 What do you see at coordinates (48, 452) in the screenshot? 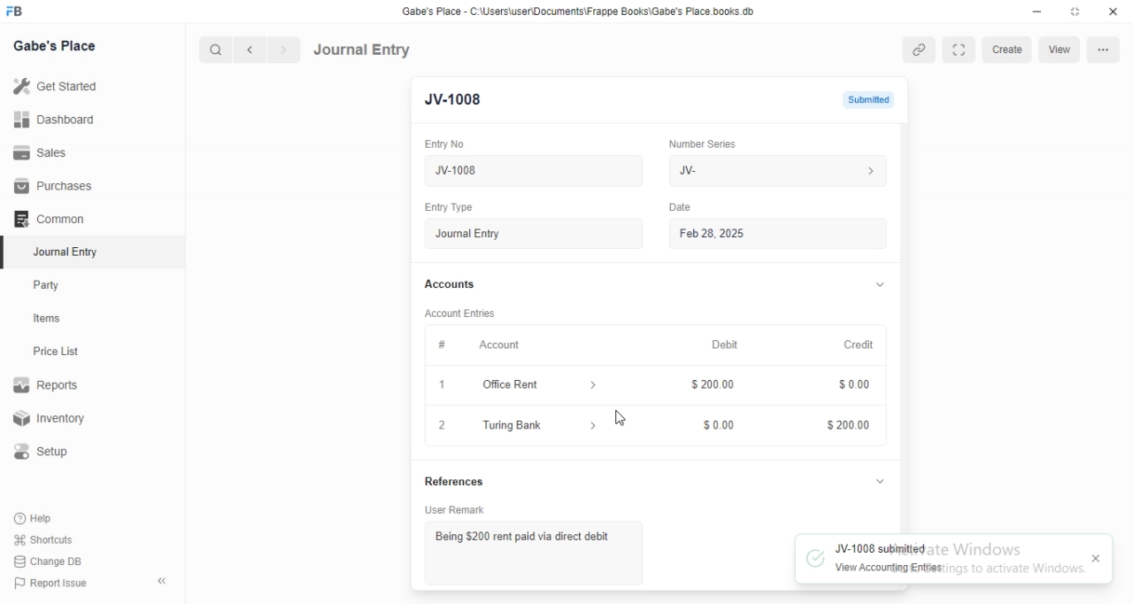
I see `Setup` at bounding box center [48, 452].